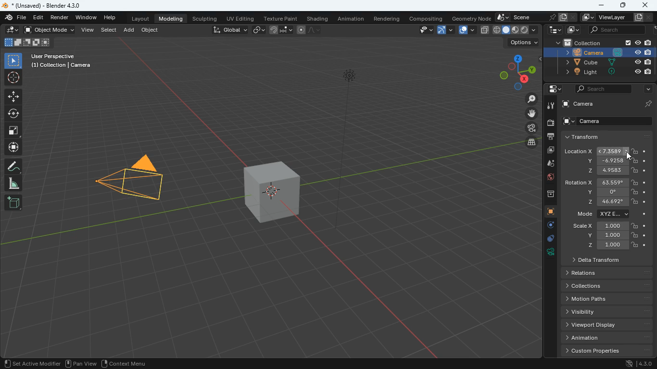  Describe the element at coordinates (467, 30) in the screenshot. I see `layout` at that location.